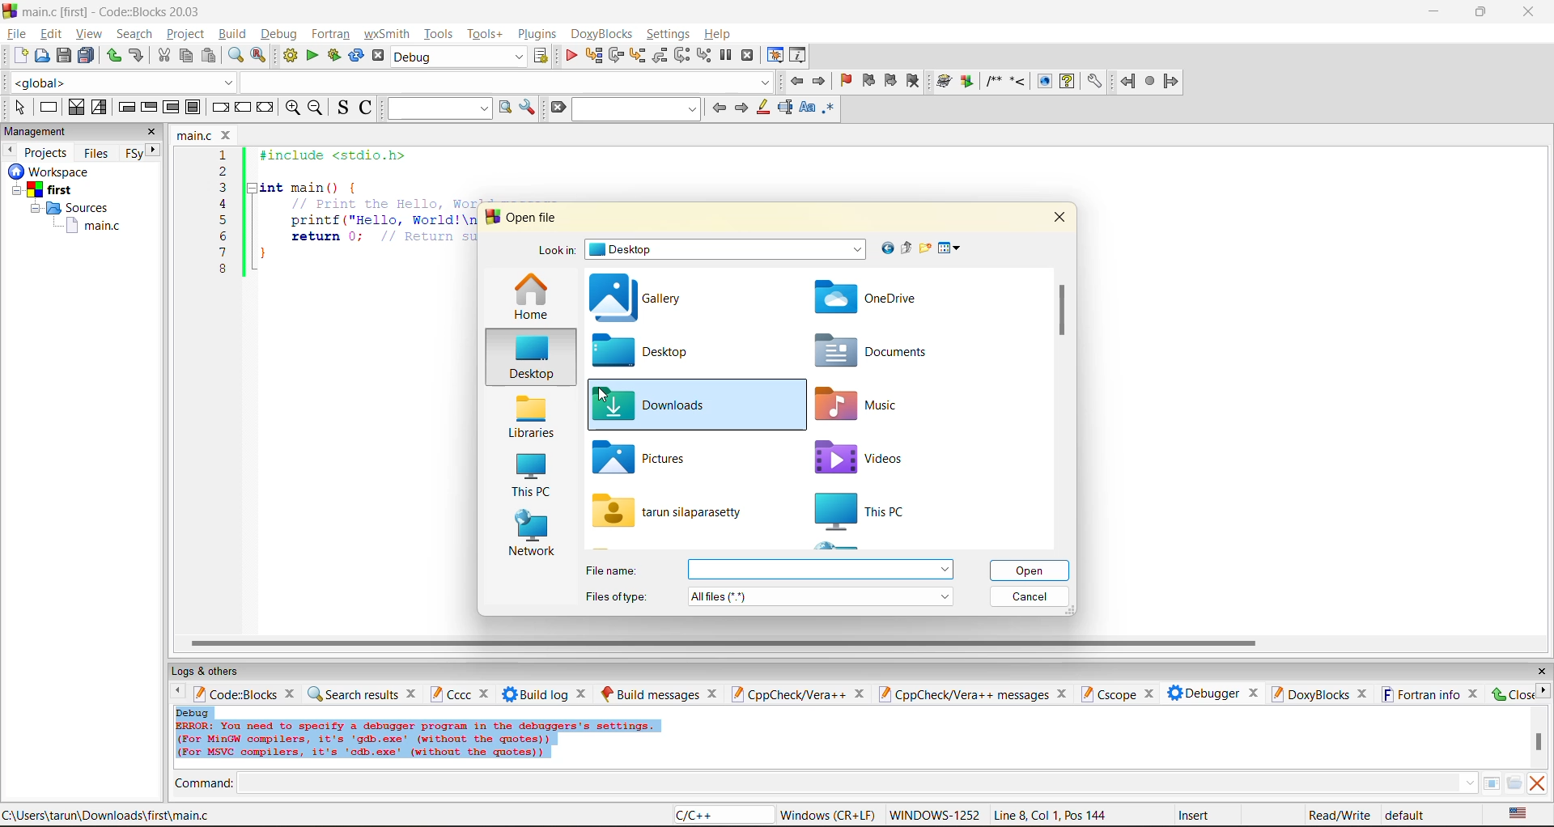  What do you see at coordinates (820, 570) in the screenshot?
I see `menu` at bounding box center [820, 570].